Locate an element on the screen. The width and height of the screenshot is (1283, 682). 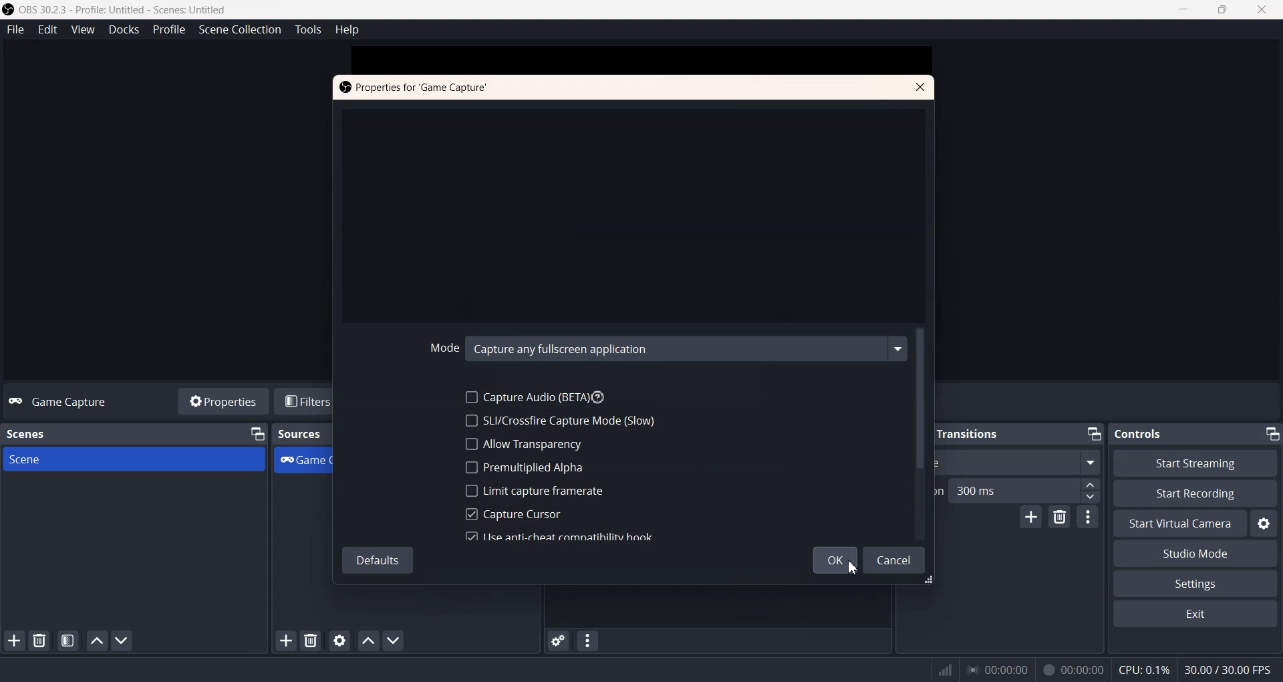
Tools is located at coordinates (307, 29).